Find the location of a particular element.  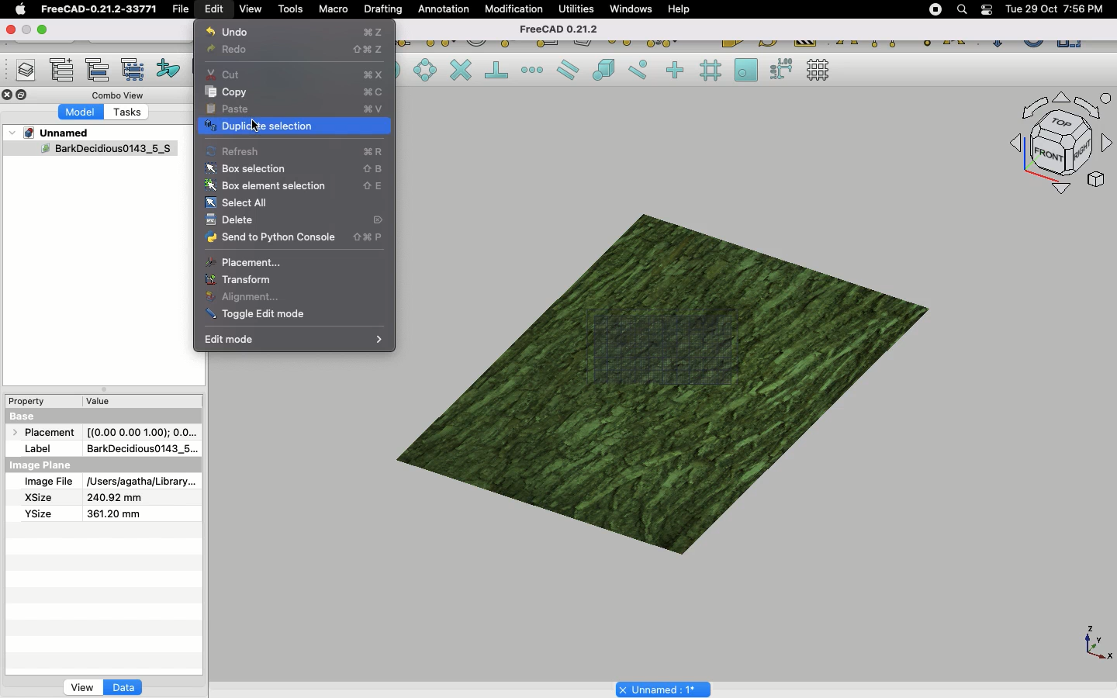

Copy is located at coordinates (294, 92).